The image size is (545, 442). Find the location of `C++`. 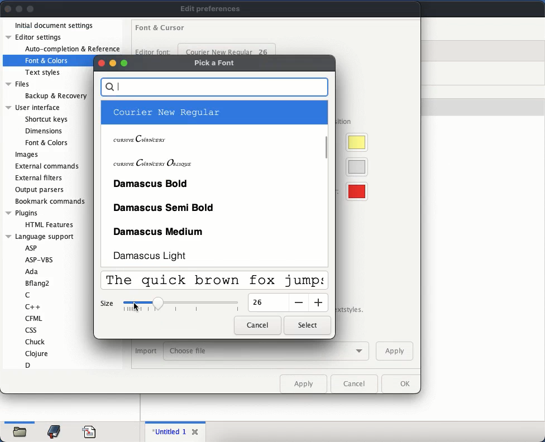

C++ is located at coordinates (34, 306).